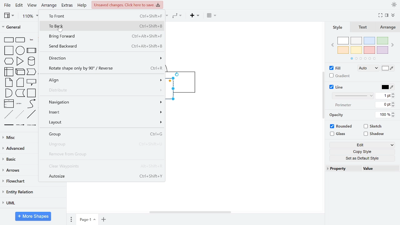 The width and height of the screenshot is (400, 225). I want to click on glass, so click(339, 134).